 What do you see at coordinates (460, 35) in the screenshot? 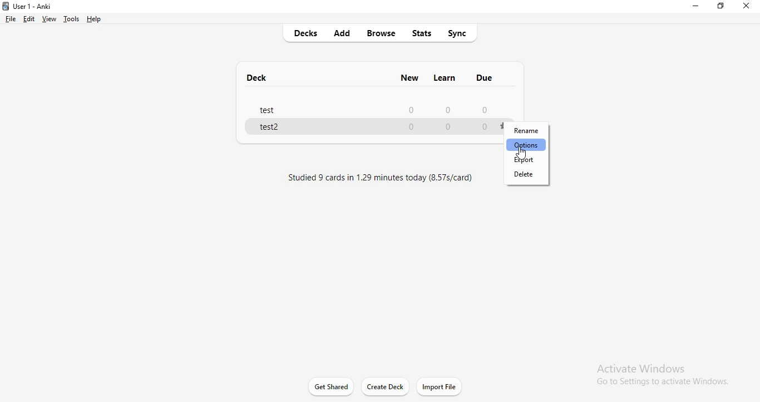
I see `sync` at bounding box center [460, 35].